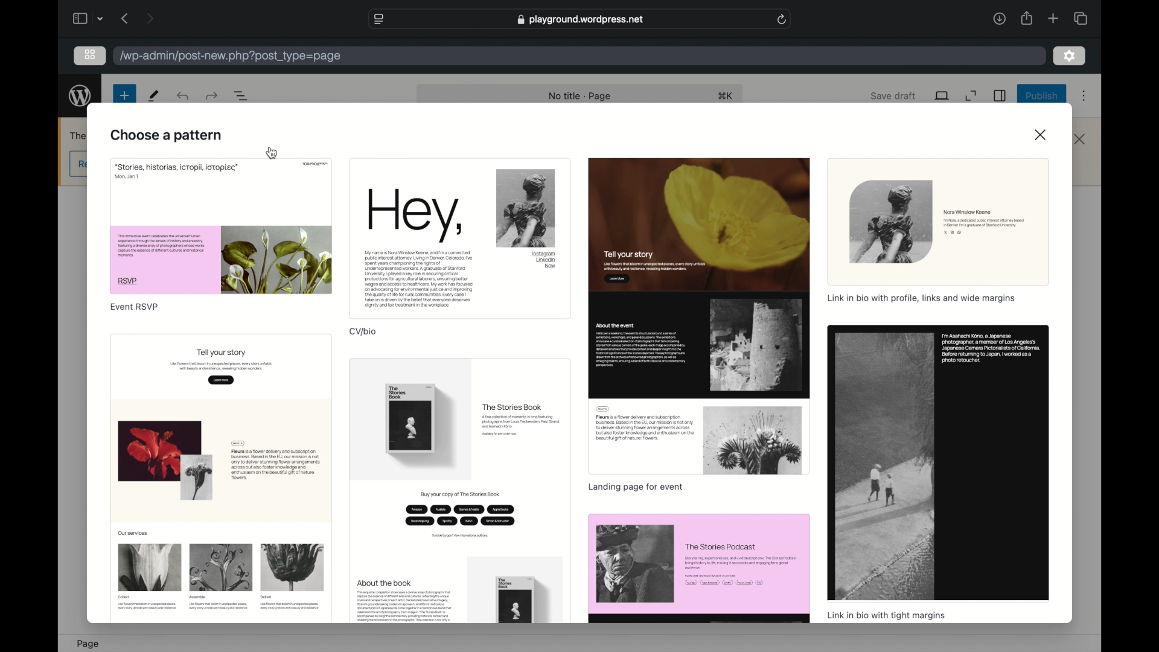 The width and height of the screenshot is (1159, 652). What do you see at coordinates (888, 616) in the screenshot?
I see `link in bio with tight margins` at bounding box center [888, 616].